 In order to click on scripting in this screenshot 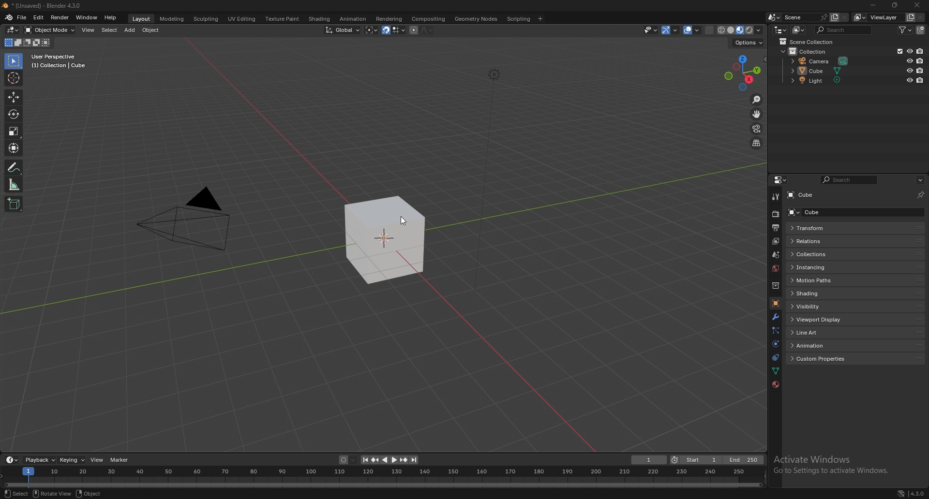, I will do `click(519, 18)`.